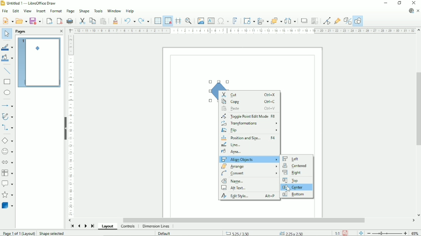 This screenshot has height=236, width=421. I want to click on Select, so click(7, 34).